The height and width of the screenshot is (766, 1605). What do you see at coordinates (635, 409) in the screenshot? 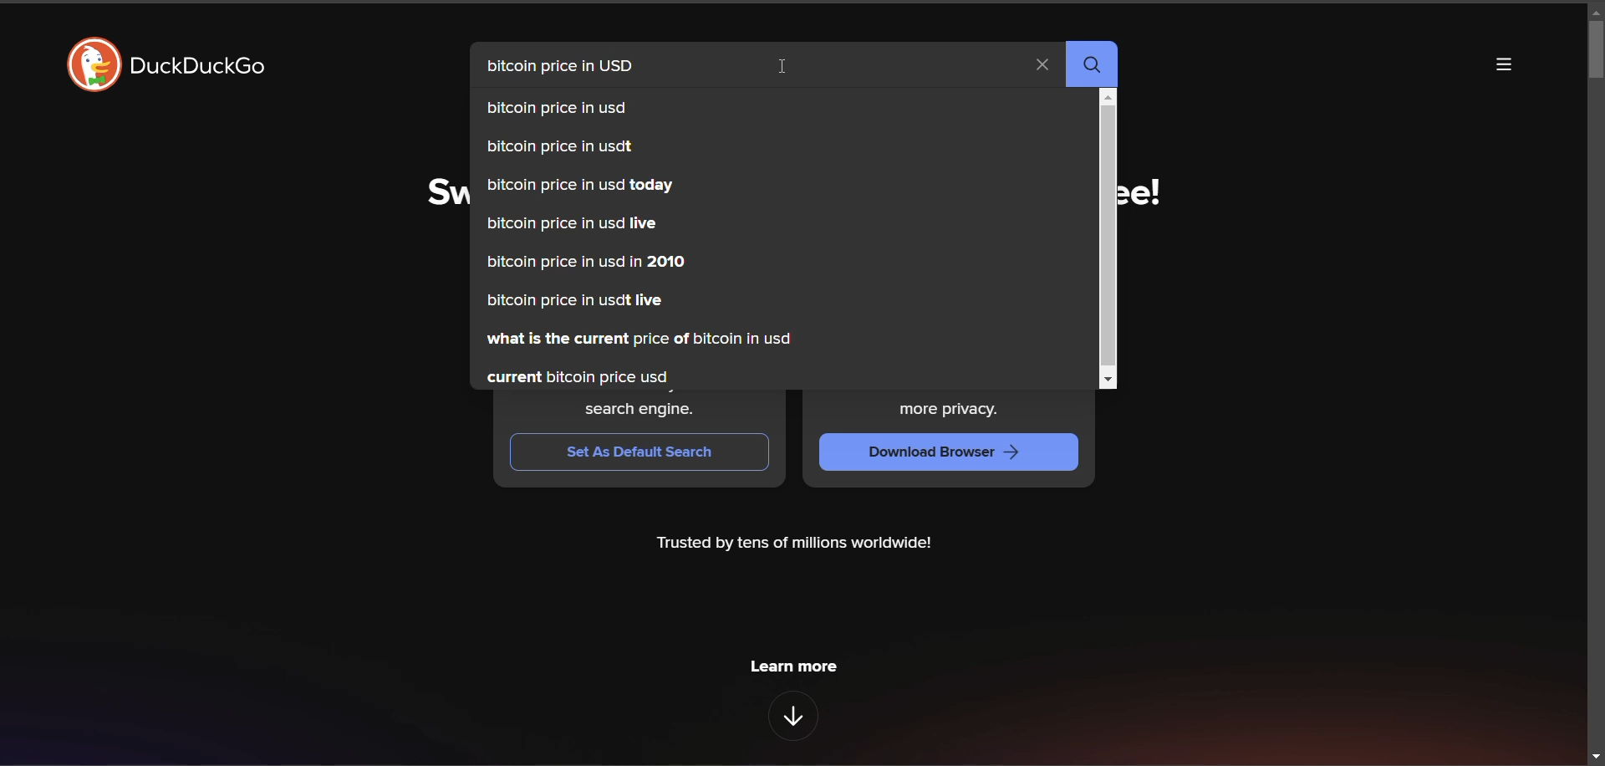
I see `search engine.` at bounding box center [635, 409].